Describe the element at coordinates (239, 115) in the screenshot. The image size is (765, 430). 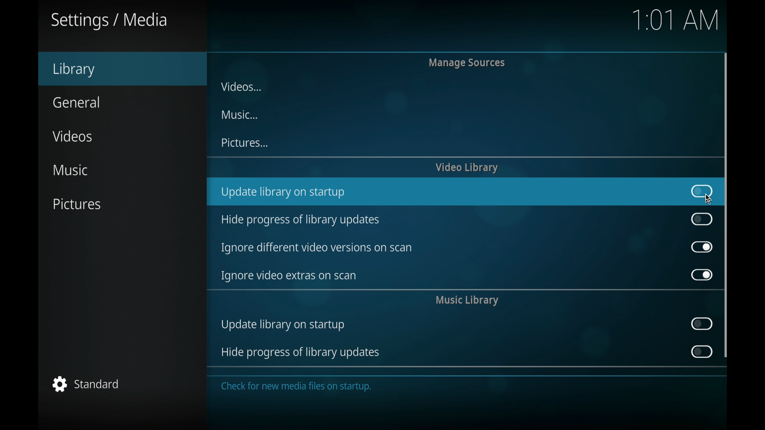
I see `music` at that location.